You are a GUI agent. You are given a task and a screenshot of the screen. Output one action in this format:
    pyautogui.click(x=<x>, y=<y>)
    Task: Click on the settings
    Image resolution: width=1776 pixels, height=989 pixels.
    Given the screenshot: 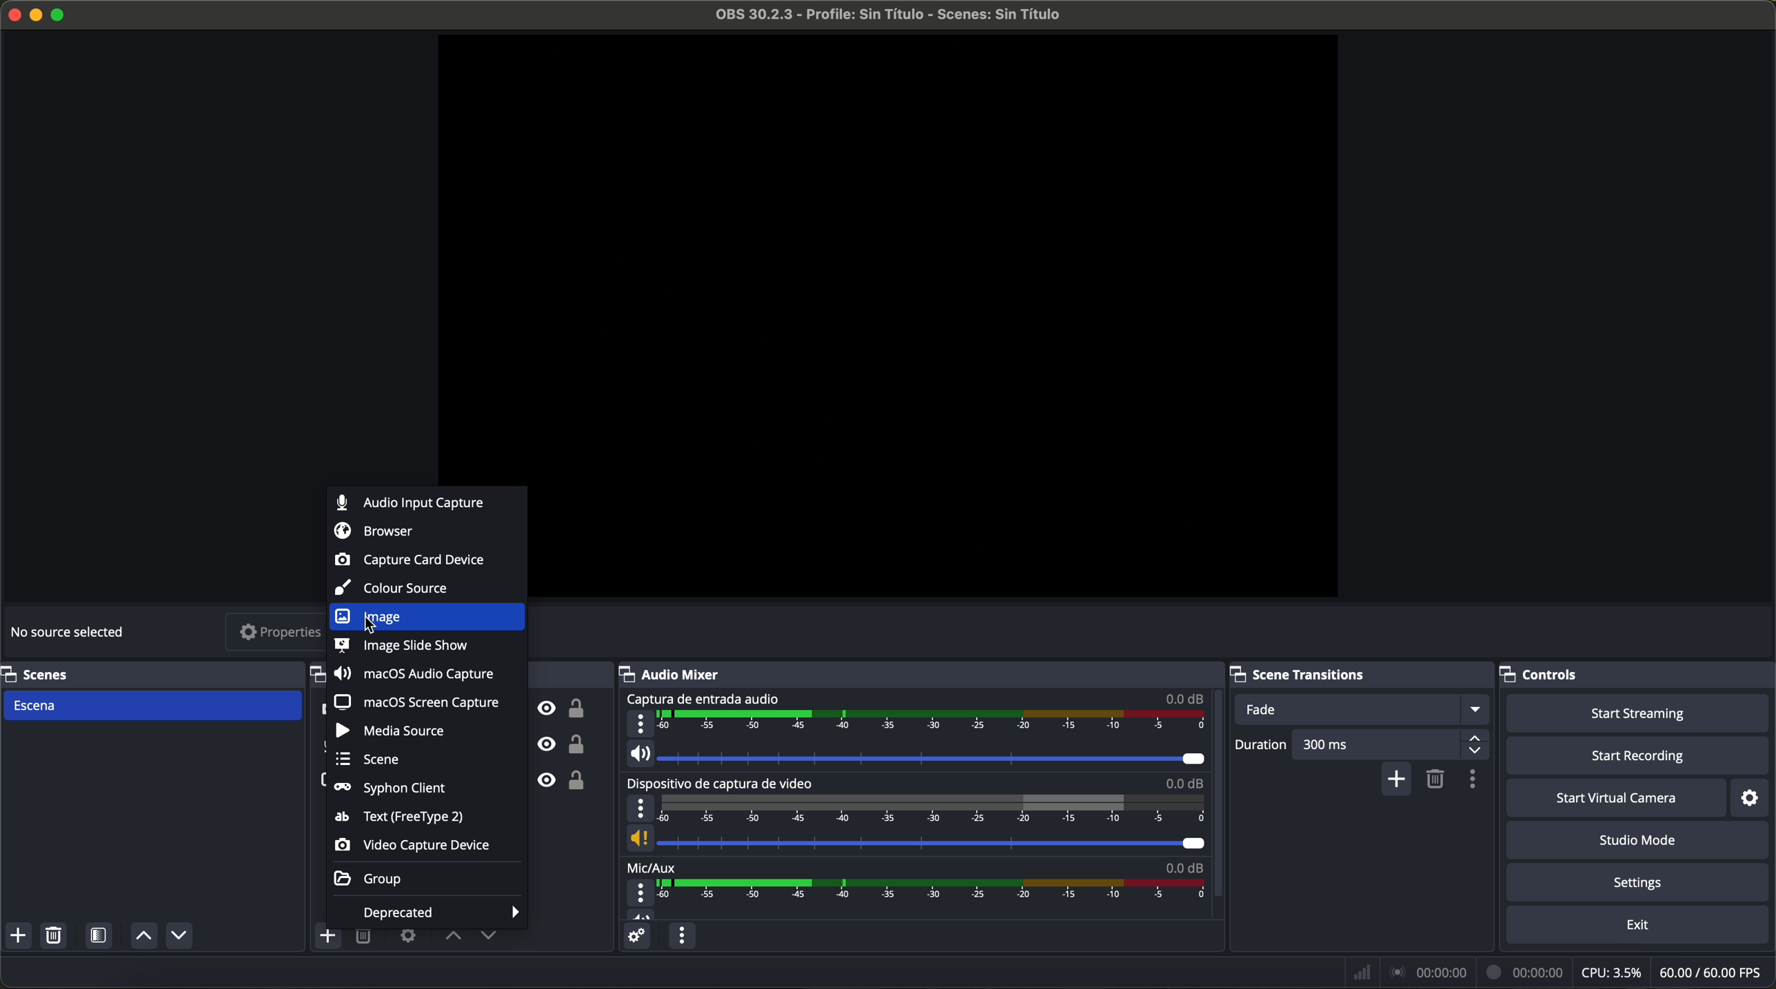 What is the action you would take?
    pyautogui.click(x=1642, y=884)
    